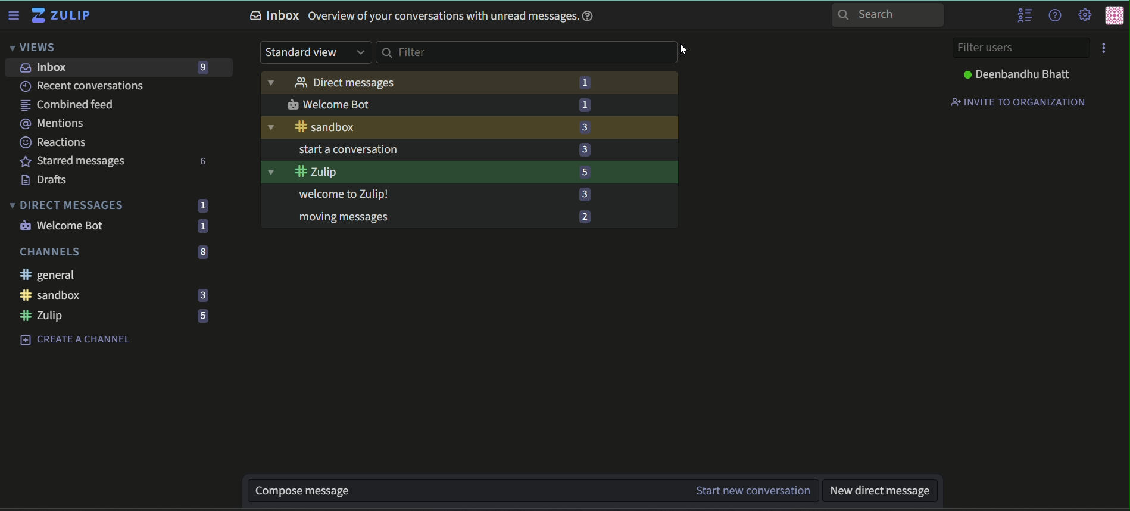  What do you see at coordinates (50, 275) in the screenshot?
I see `General` at bounding box center [50, 275].